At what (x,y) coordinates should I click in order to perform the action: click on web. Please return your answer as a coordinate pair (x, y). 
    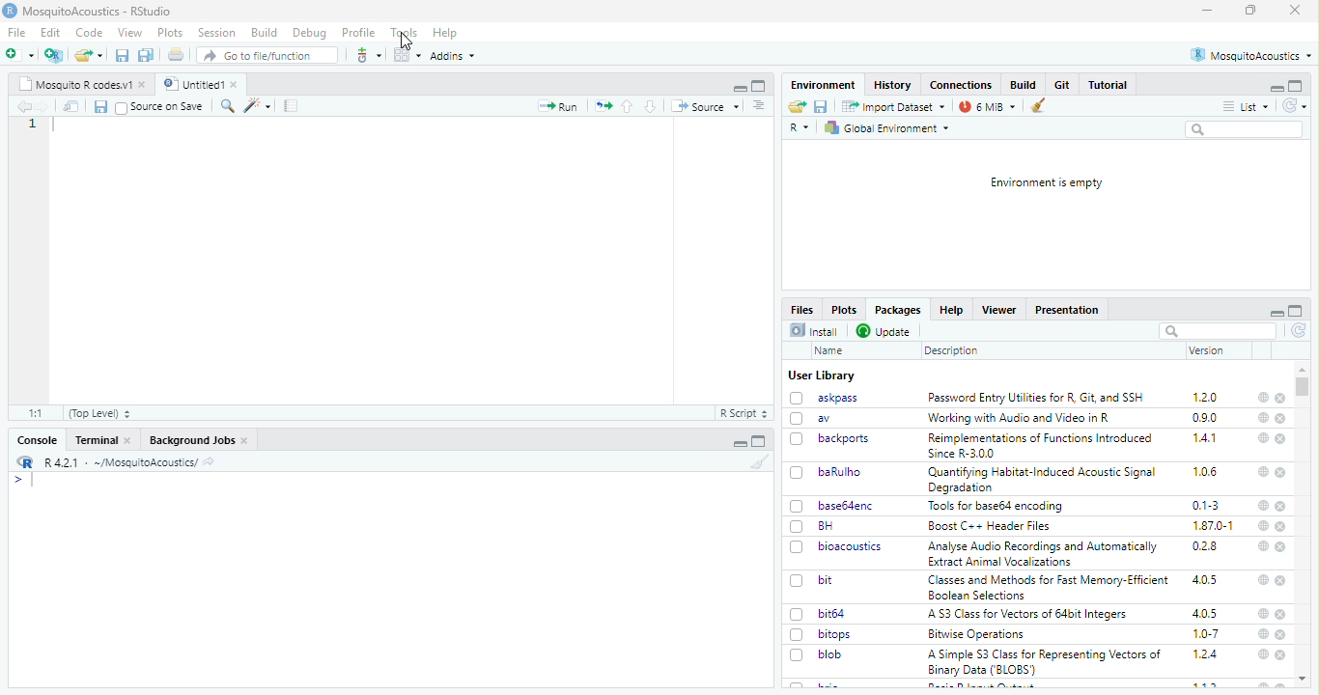
    Looking at the image, I should click on (1263, 437).